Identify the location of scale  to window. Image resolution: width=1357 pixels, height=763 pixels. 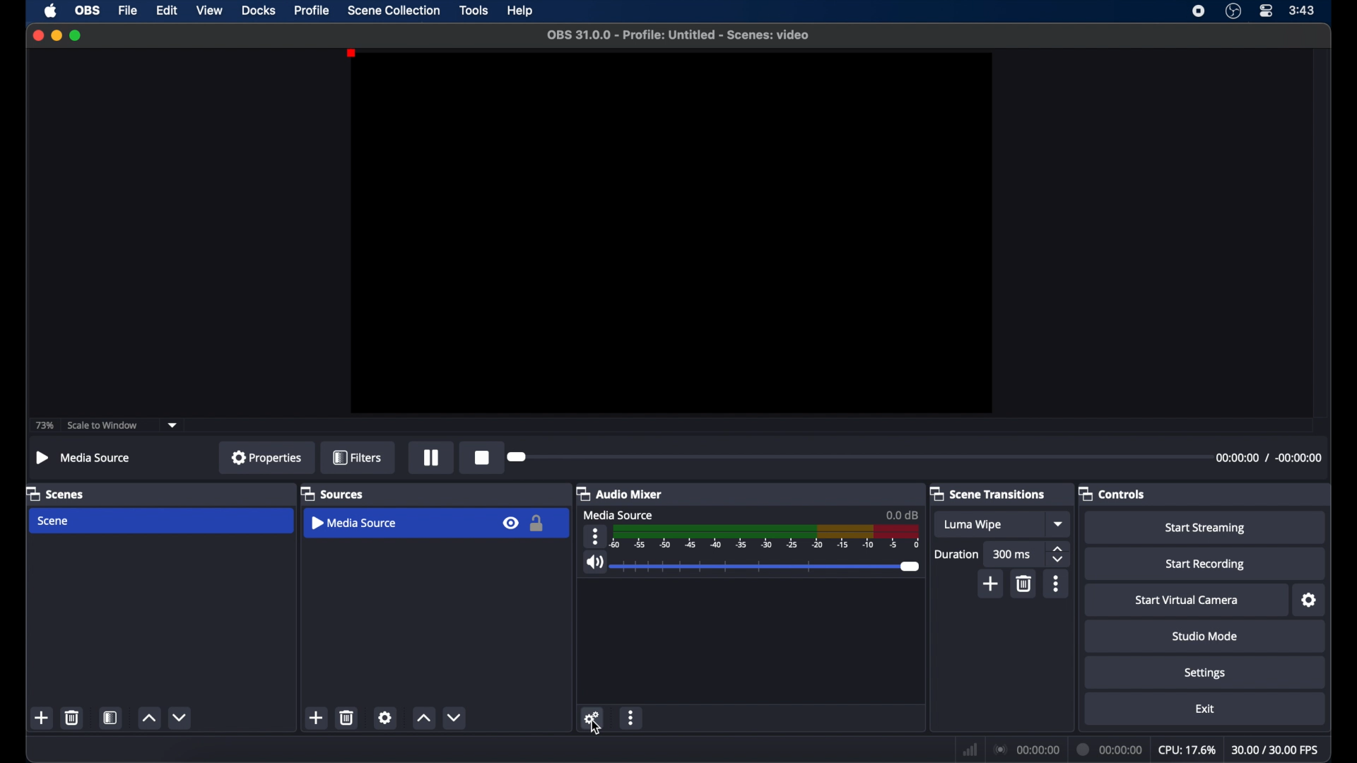
(102, 426).